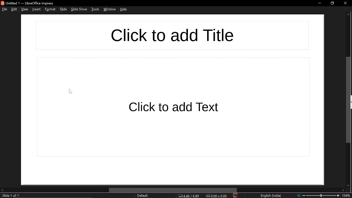 The height and width of the screenshot is (198, 352). I want to click on Space for title, so click(174, 35).